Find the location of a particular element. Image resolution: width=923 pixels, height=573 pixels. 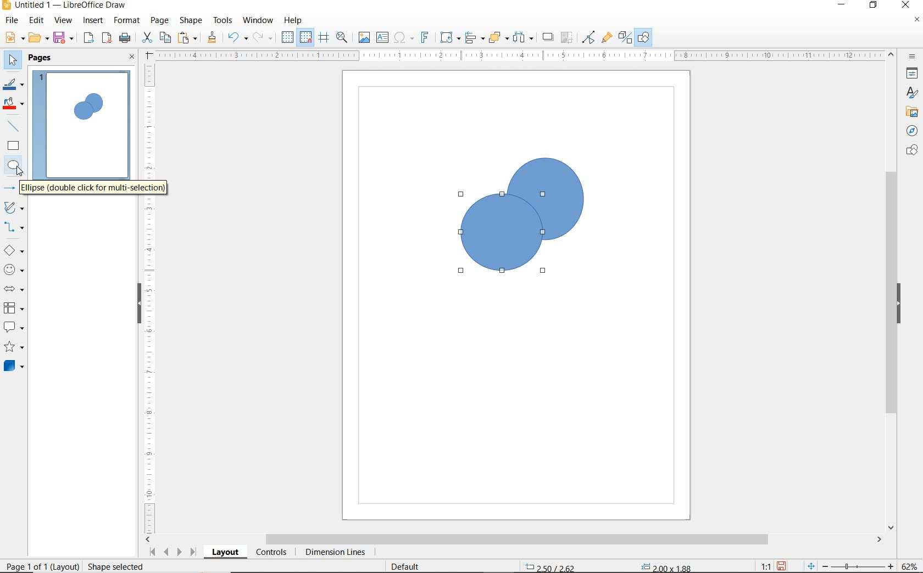

INSERT SPECIAL CHARACTERS is located at coordinates (402, 38).